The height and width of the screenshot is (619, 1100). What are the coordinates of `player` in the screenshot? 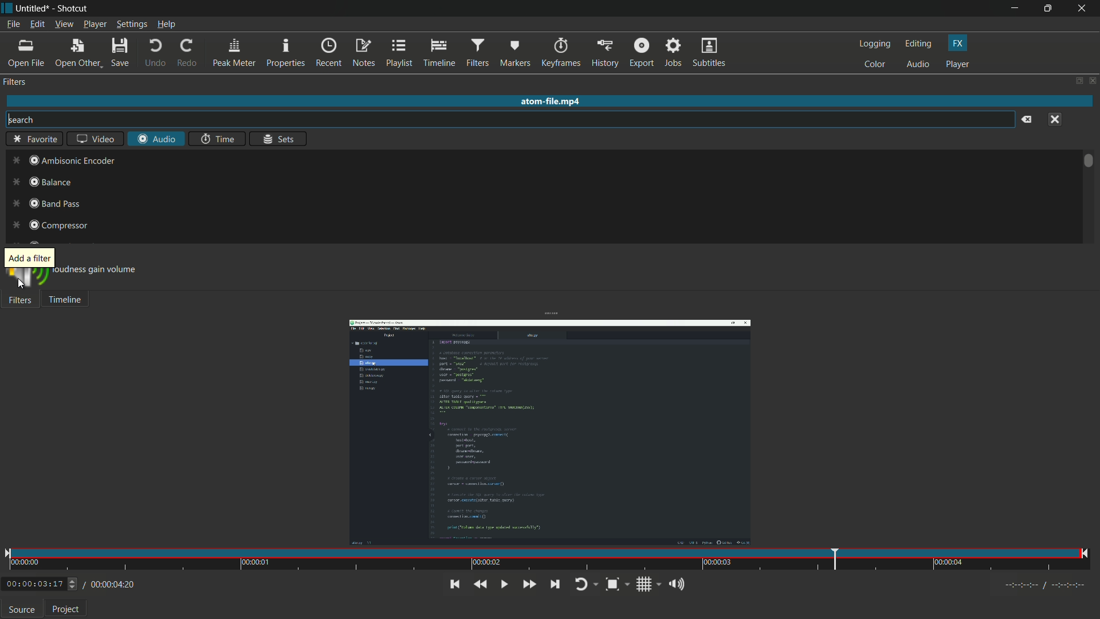 It's located at (957, 64).